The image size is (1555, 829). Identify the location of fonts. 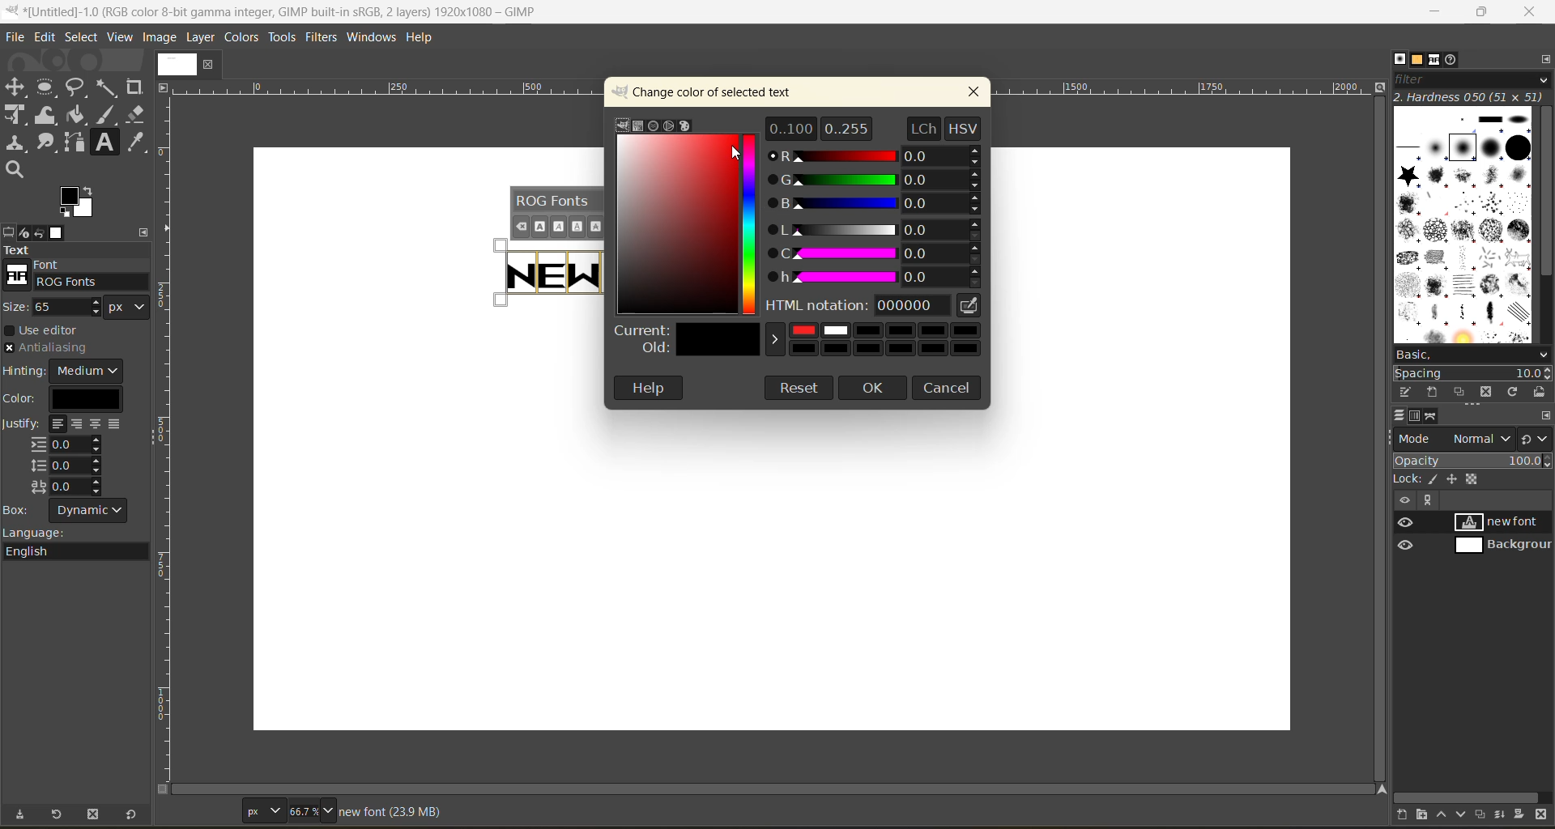
(1438, 61).